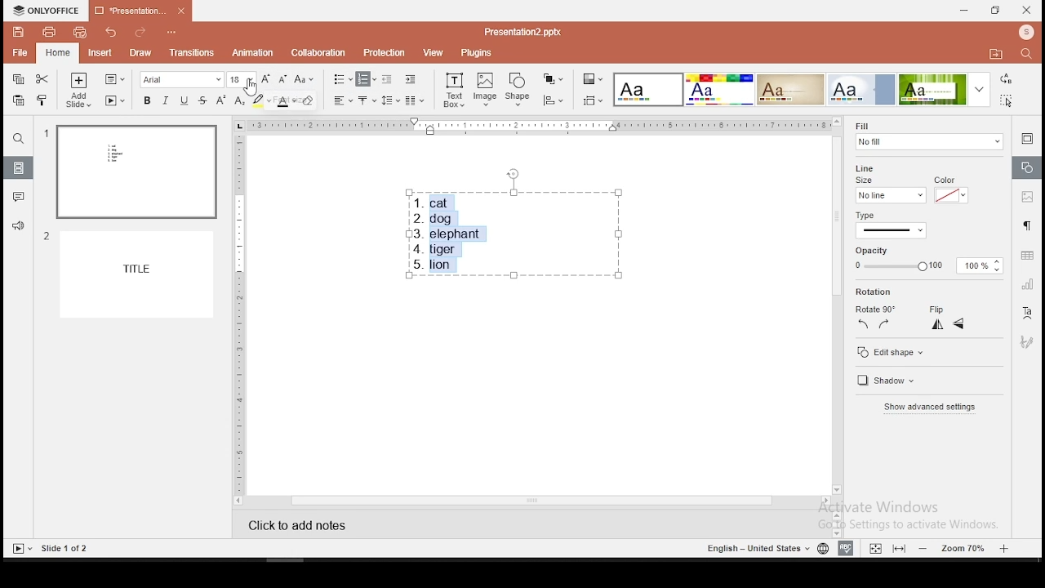 The height and width of the screenshot is (588, 1045). Describe the element at coordinates (390, 100) in the screenshot. I see `spacing` at that location.